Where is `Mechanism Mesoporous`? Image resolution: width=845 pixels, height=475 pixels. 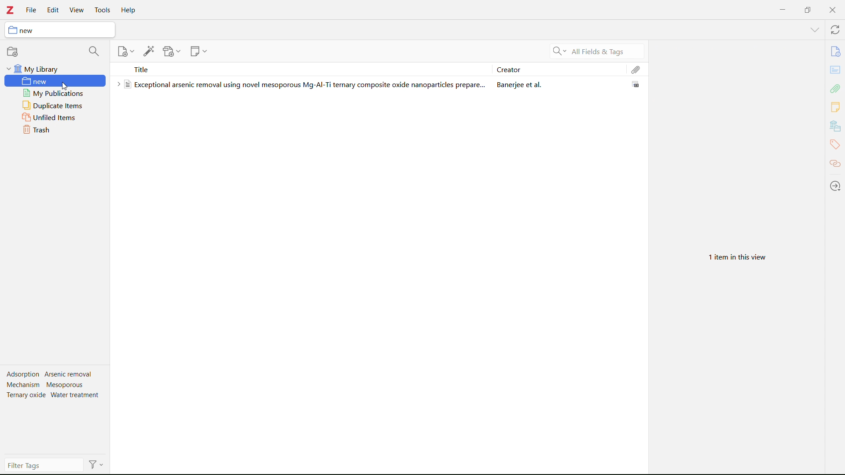 Mechanism Mesoporous is located at coordinates (48, 385).